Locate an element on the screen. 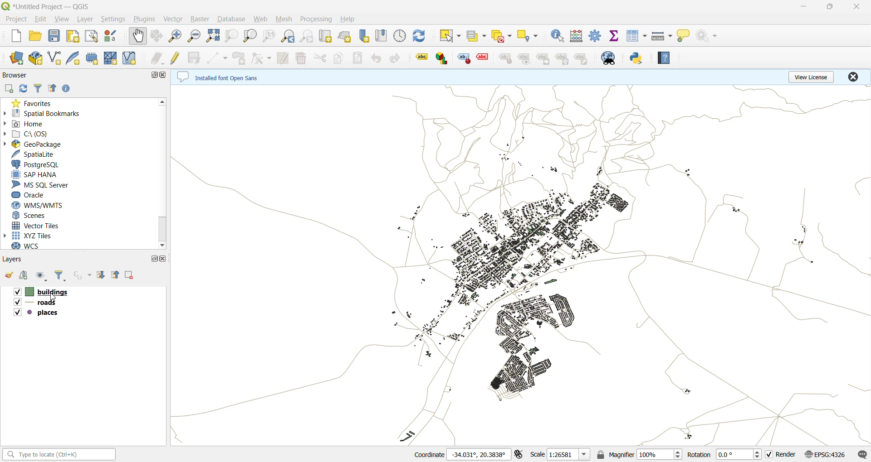 This screenshot has width=871, height=462. delete is located at coordinates (301, 58).